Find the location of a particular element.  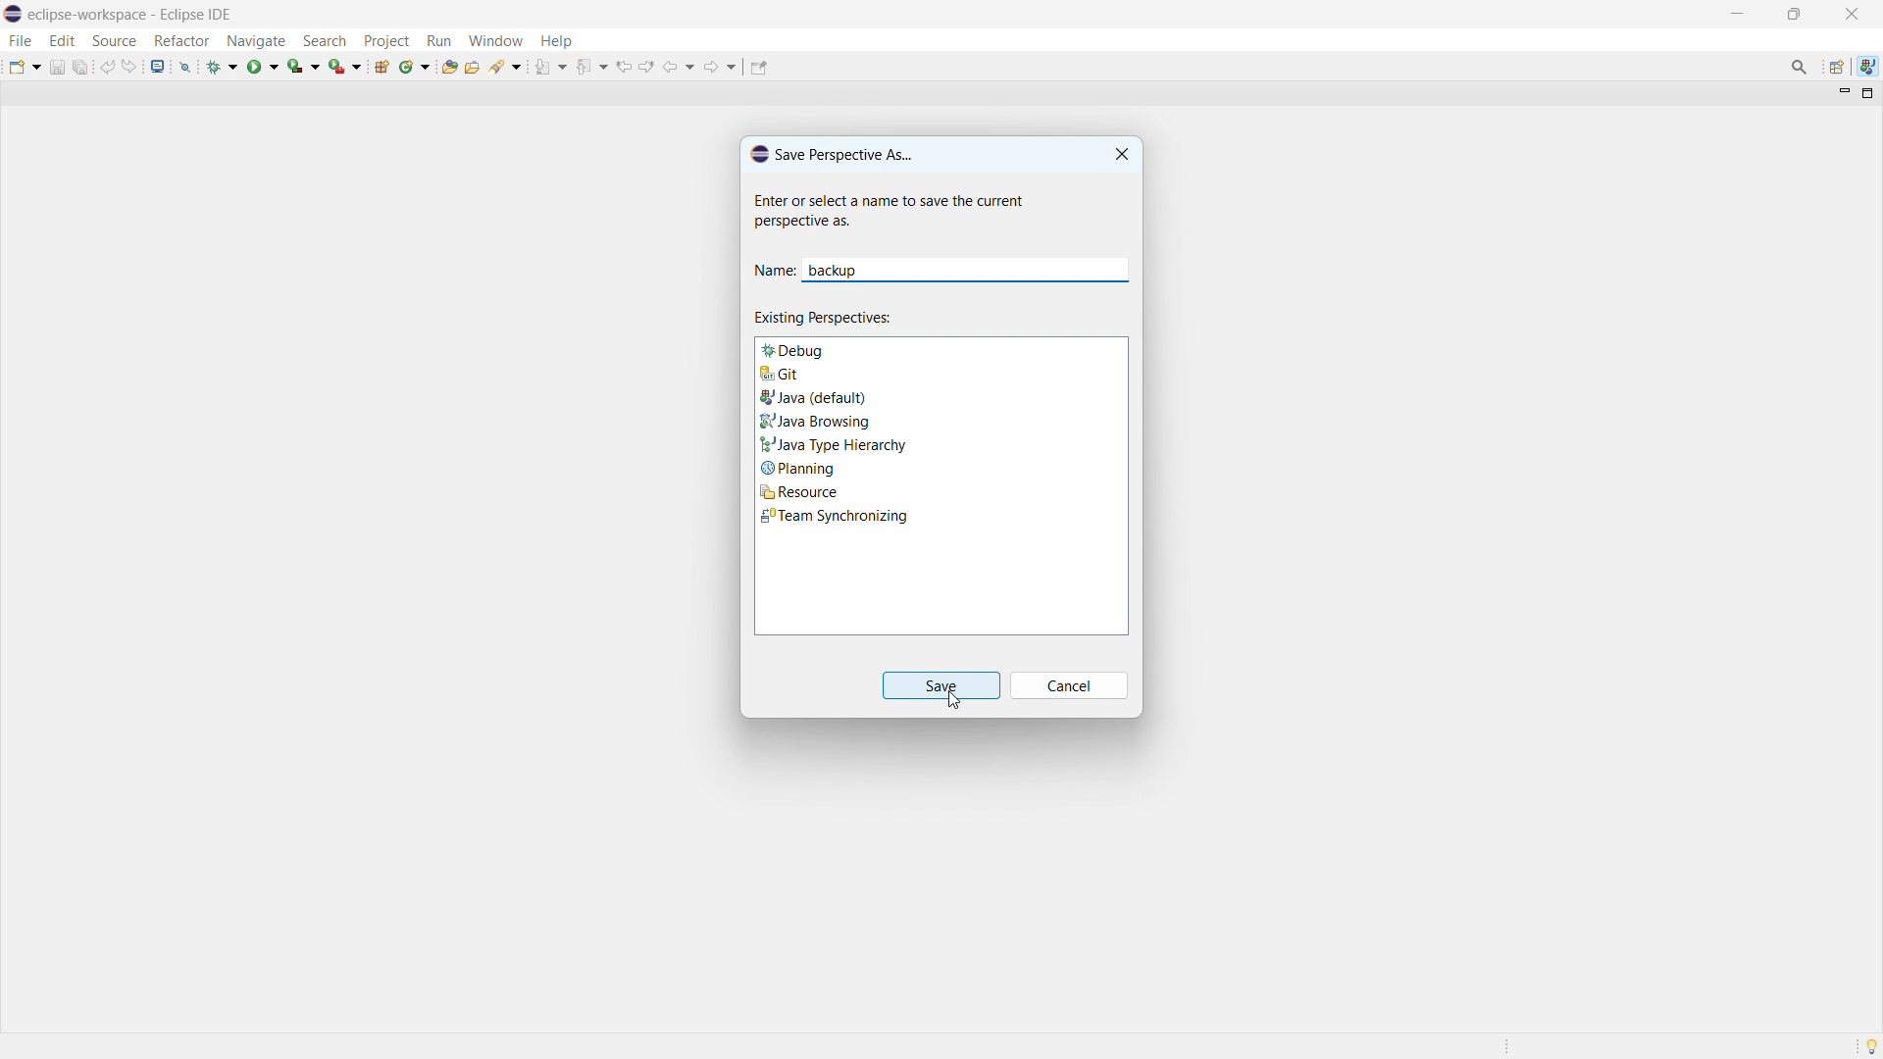

previous annotation is located at coordinates (590, 70).